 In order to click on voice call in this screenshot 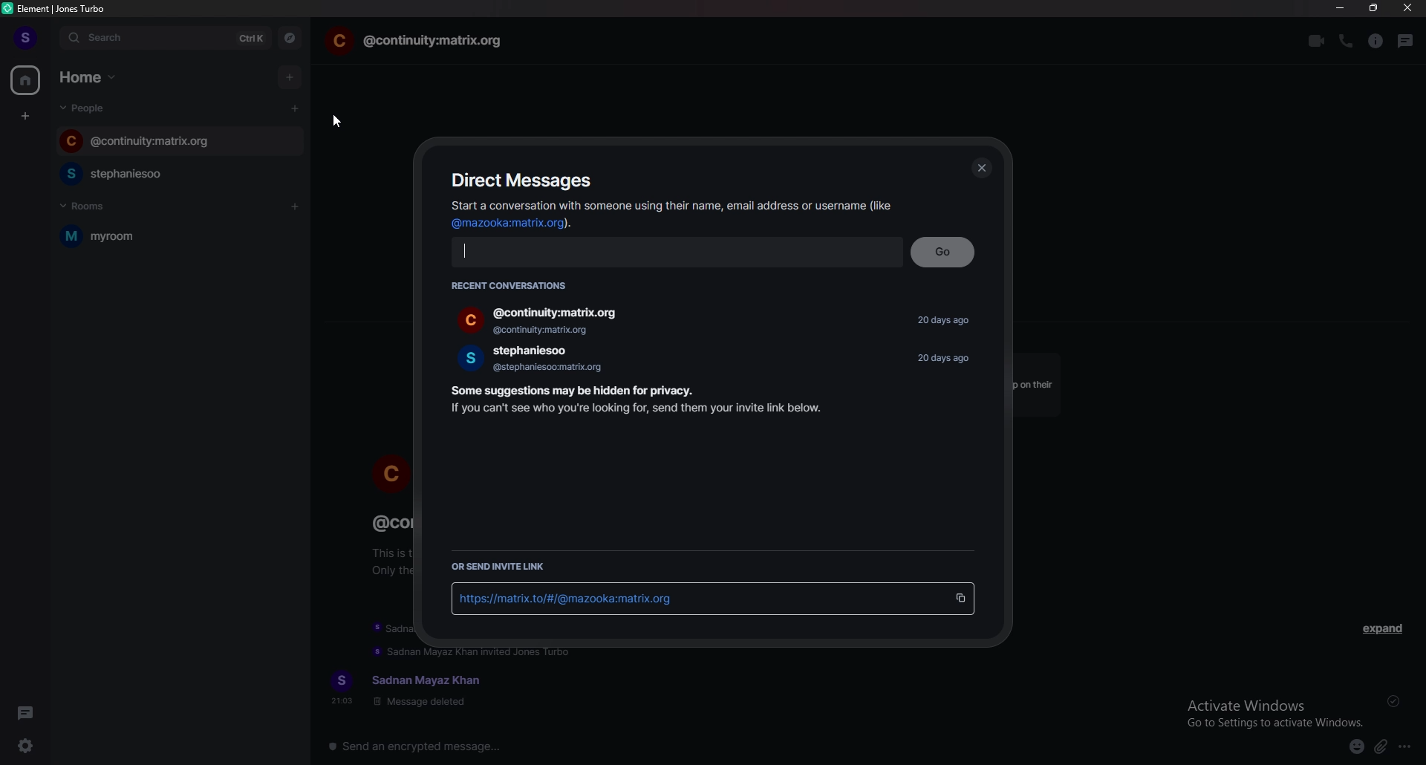, I will do `click(1344, 40)`.